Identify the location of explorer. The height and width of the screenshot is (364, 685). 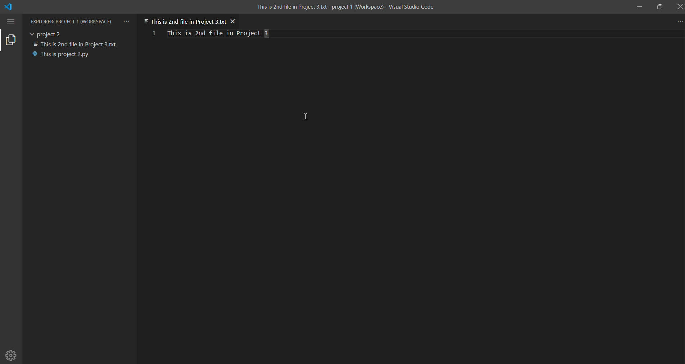
(12, 41).